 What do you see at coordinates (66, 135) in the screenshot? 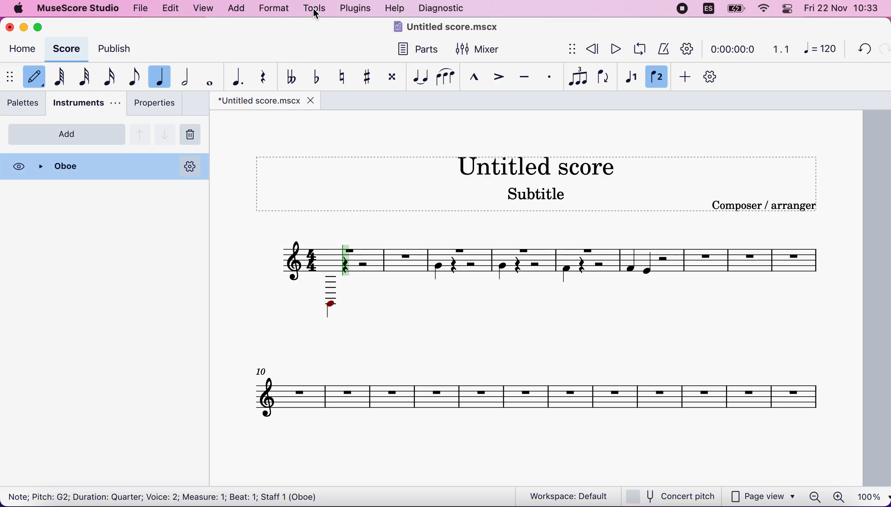
I see `add` at bounding box center [66, 135].